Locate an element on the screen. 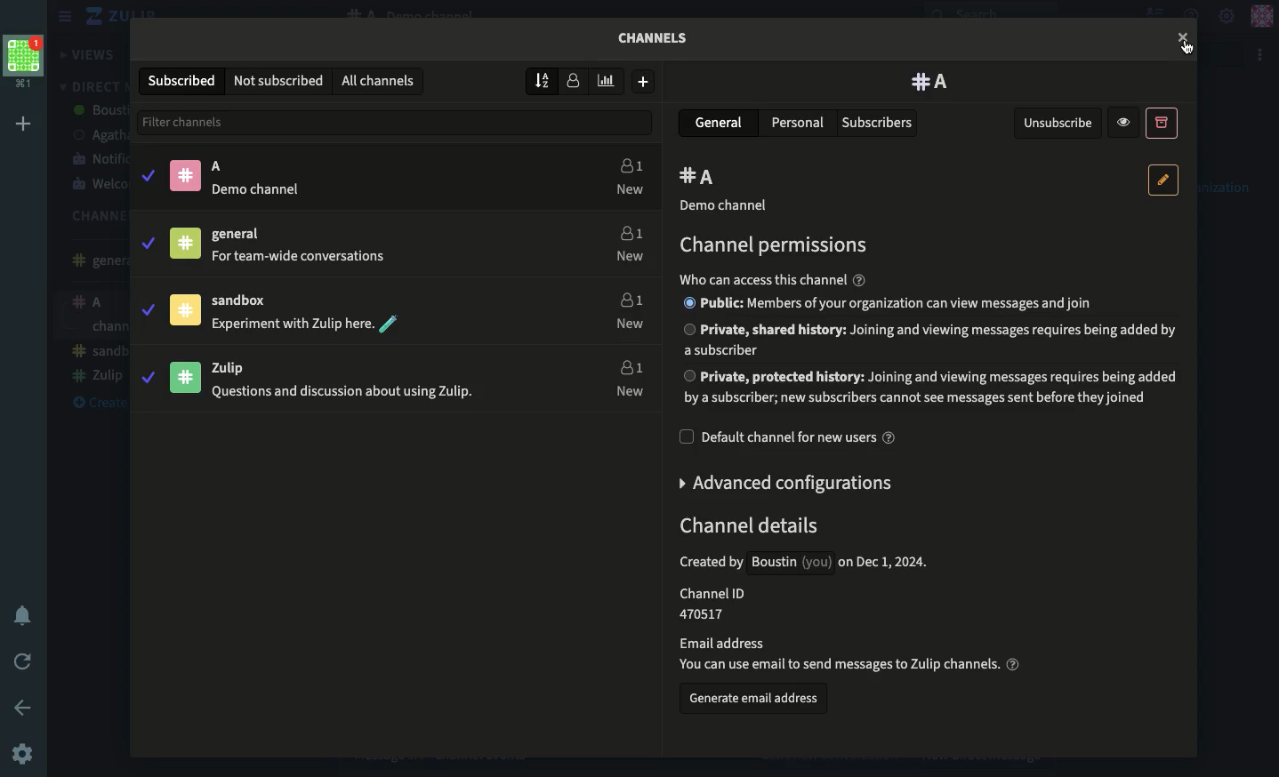 This screenshot has height=777, width=1279. A is located at coordinates (93, 304).